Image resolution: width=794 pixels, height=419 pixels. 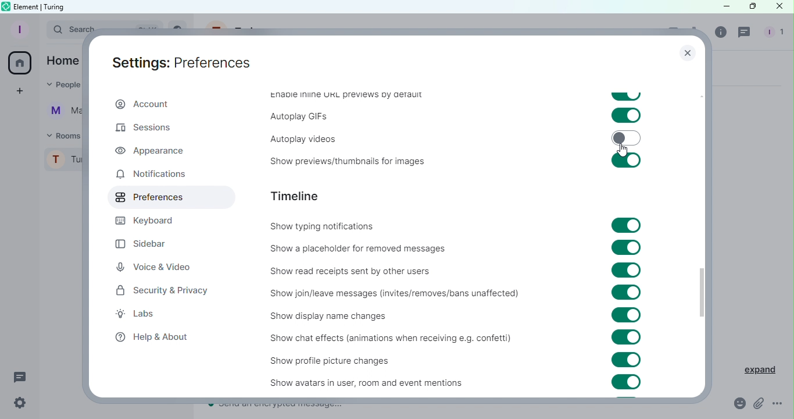 I want to click on Martina Tornello, so click(x=62, y=113).